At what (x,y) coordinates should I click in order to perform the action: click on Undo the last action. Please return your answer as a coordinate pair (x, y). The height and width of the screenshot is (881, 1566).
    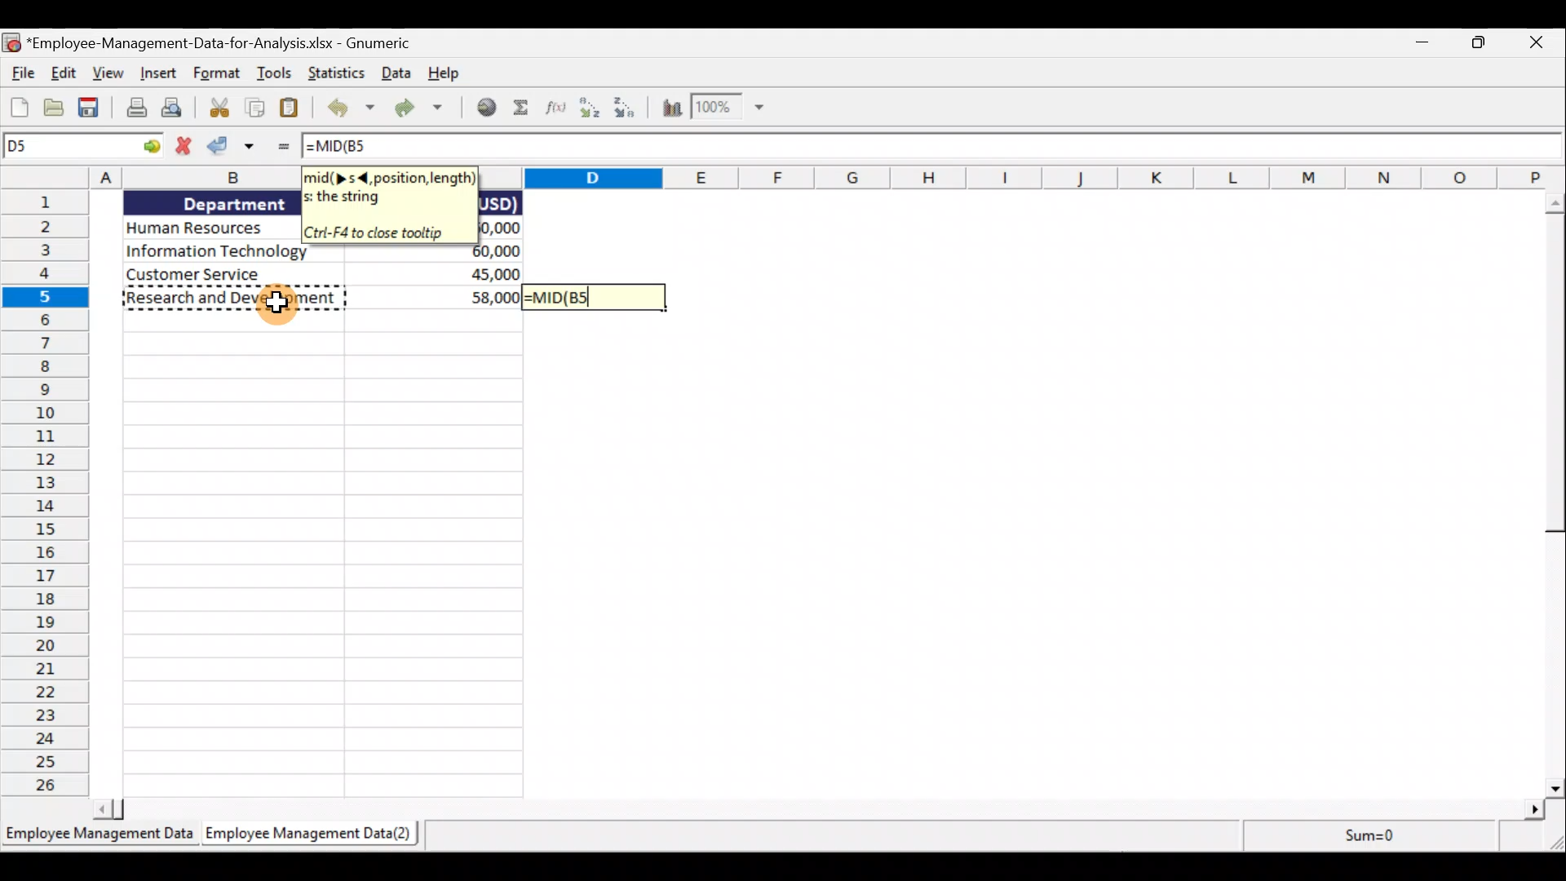
    Looking at the image, I should click on (348, 108).